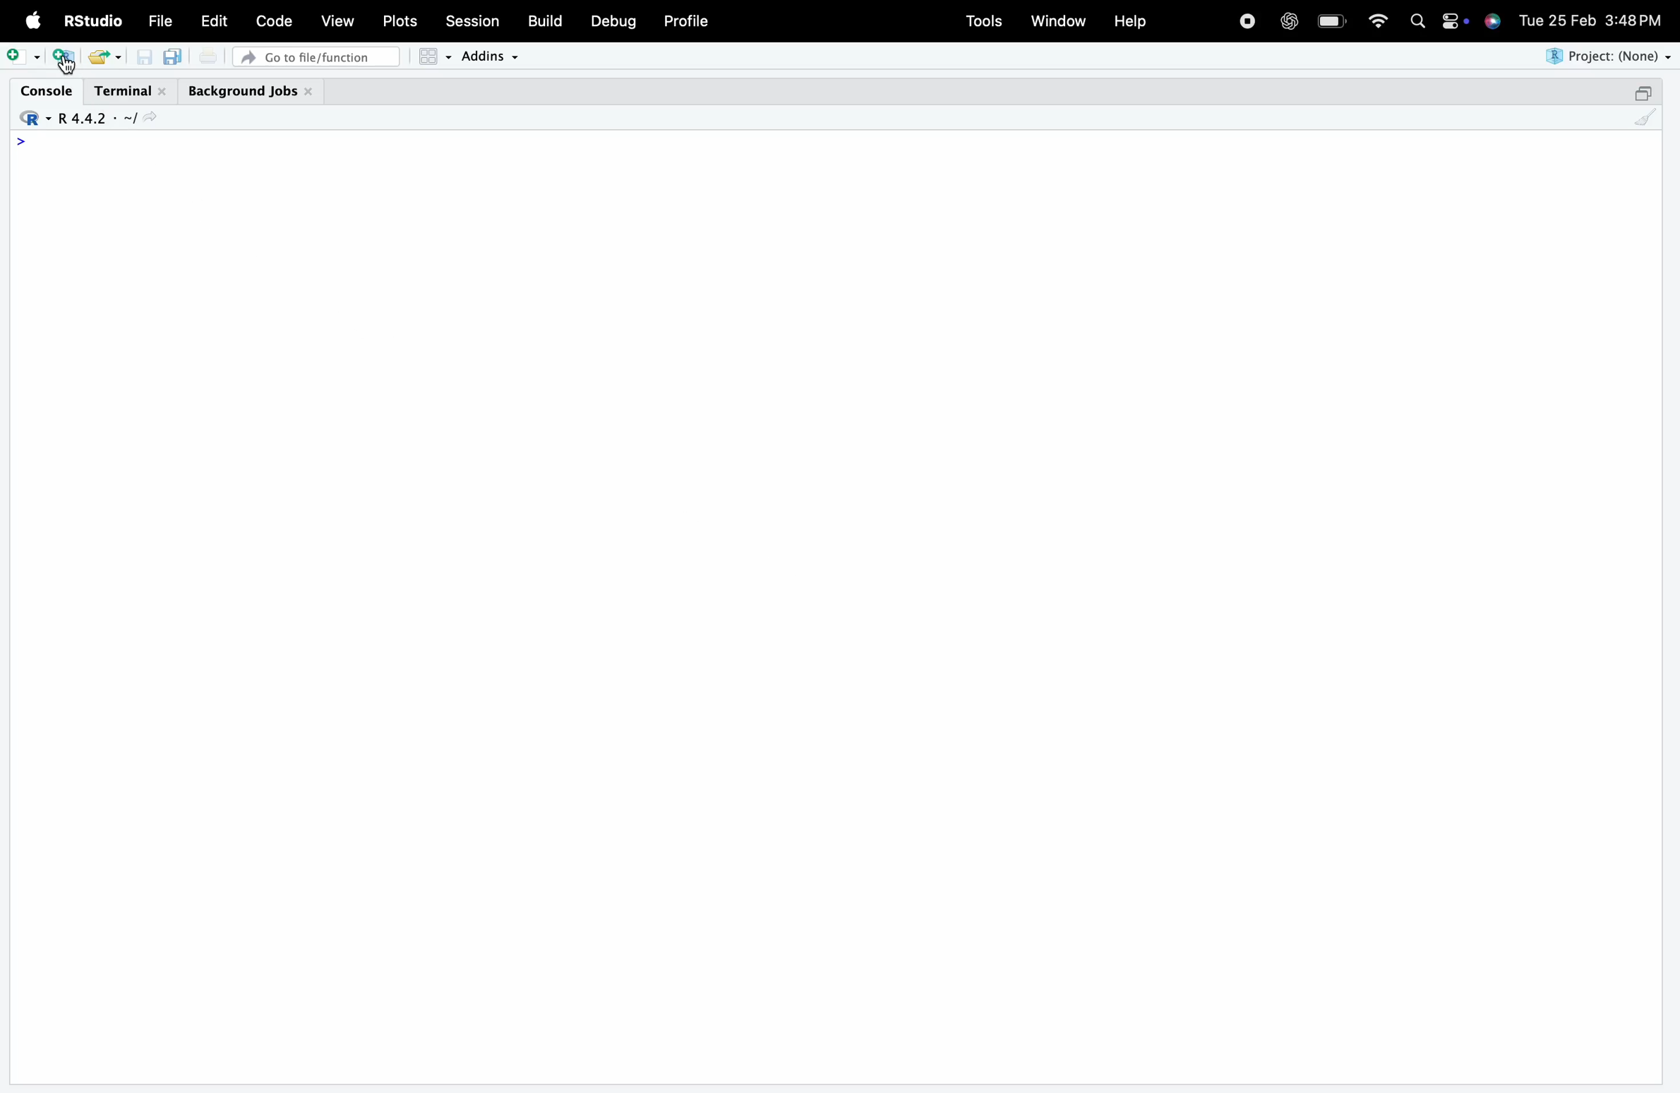  Describe the element at coordinates (149, 117) in the screenshot. I see `view the current working directory` at that location.